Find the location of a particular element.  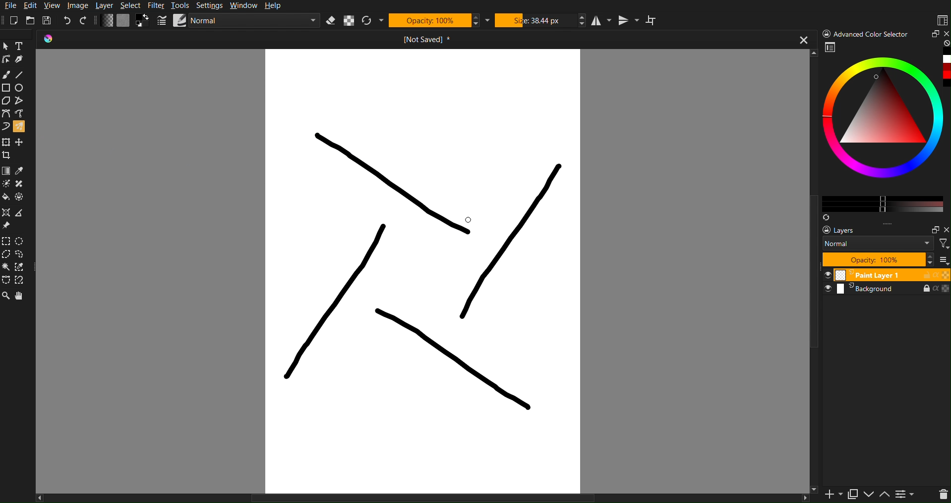

Save is located at coordinates (47, 19).